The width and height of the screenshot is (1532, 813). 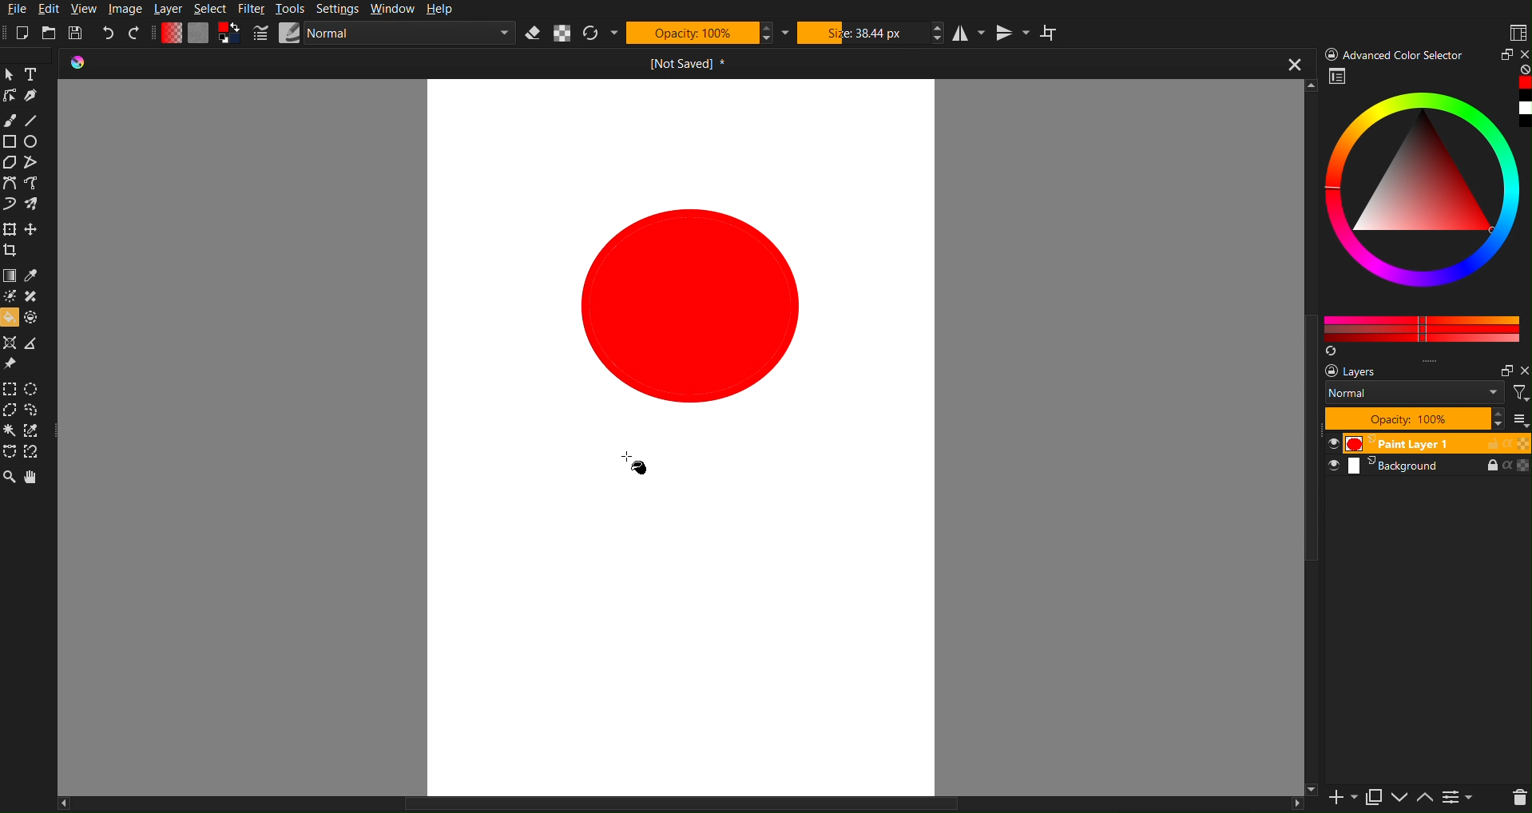 What do you see at coordinates (32, 204) in the screenshot?
I see `Multibrush` at bounding box center [32, 204].